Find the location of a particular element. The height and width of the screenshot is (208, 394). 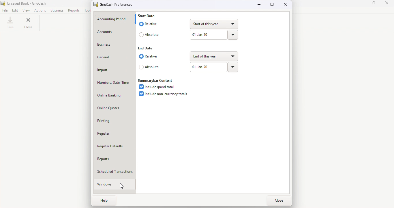

Minimize is located at coordinates (260, 4).